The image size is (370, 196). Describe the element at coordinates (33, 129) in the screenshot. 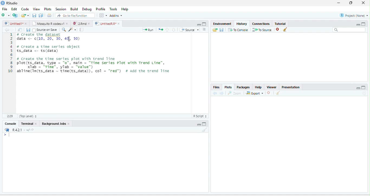

I see `View the current working directory` at that location.